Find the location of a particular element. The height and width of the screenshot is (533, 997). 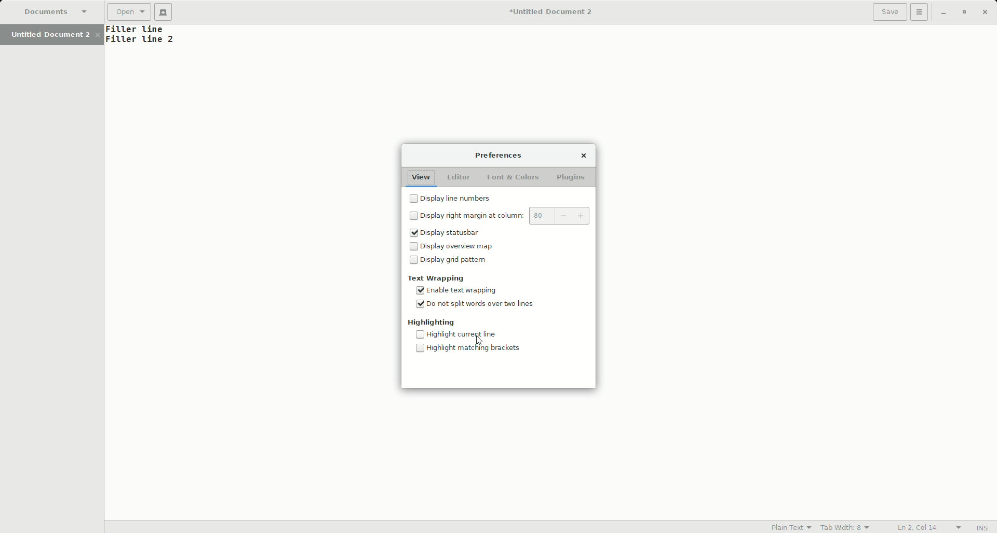

Options is located at coordinates (920, 12).